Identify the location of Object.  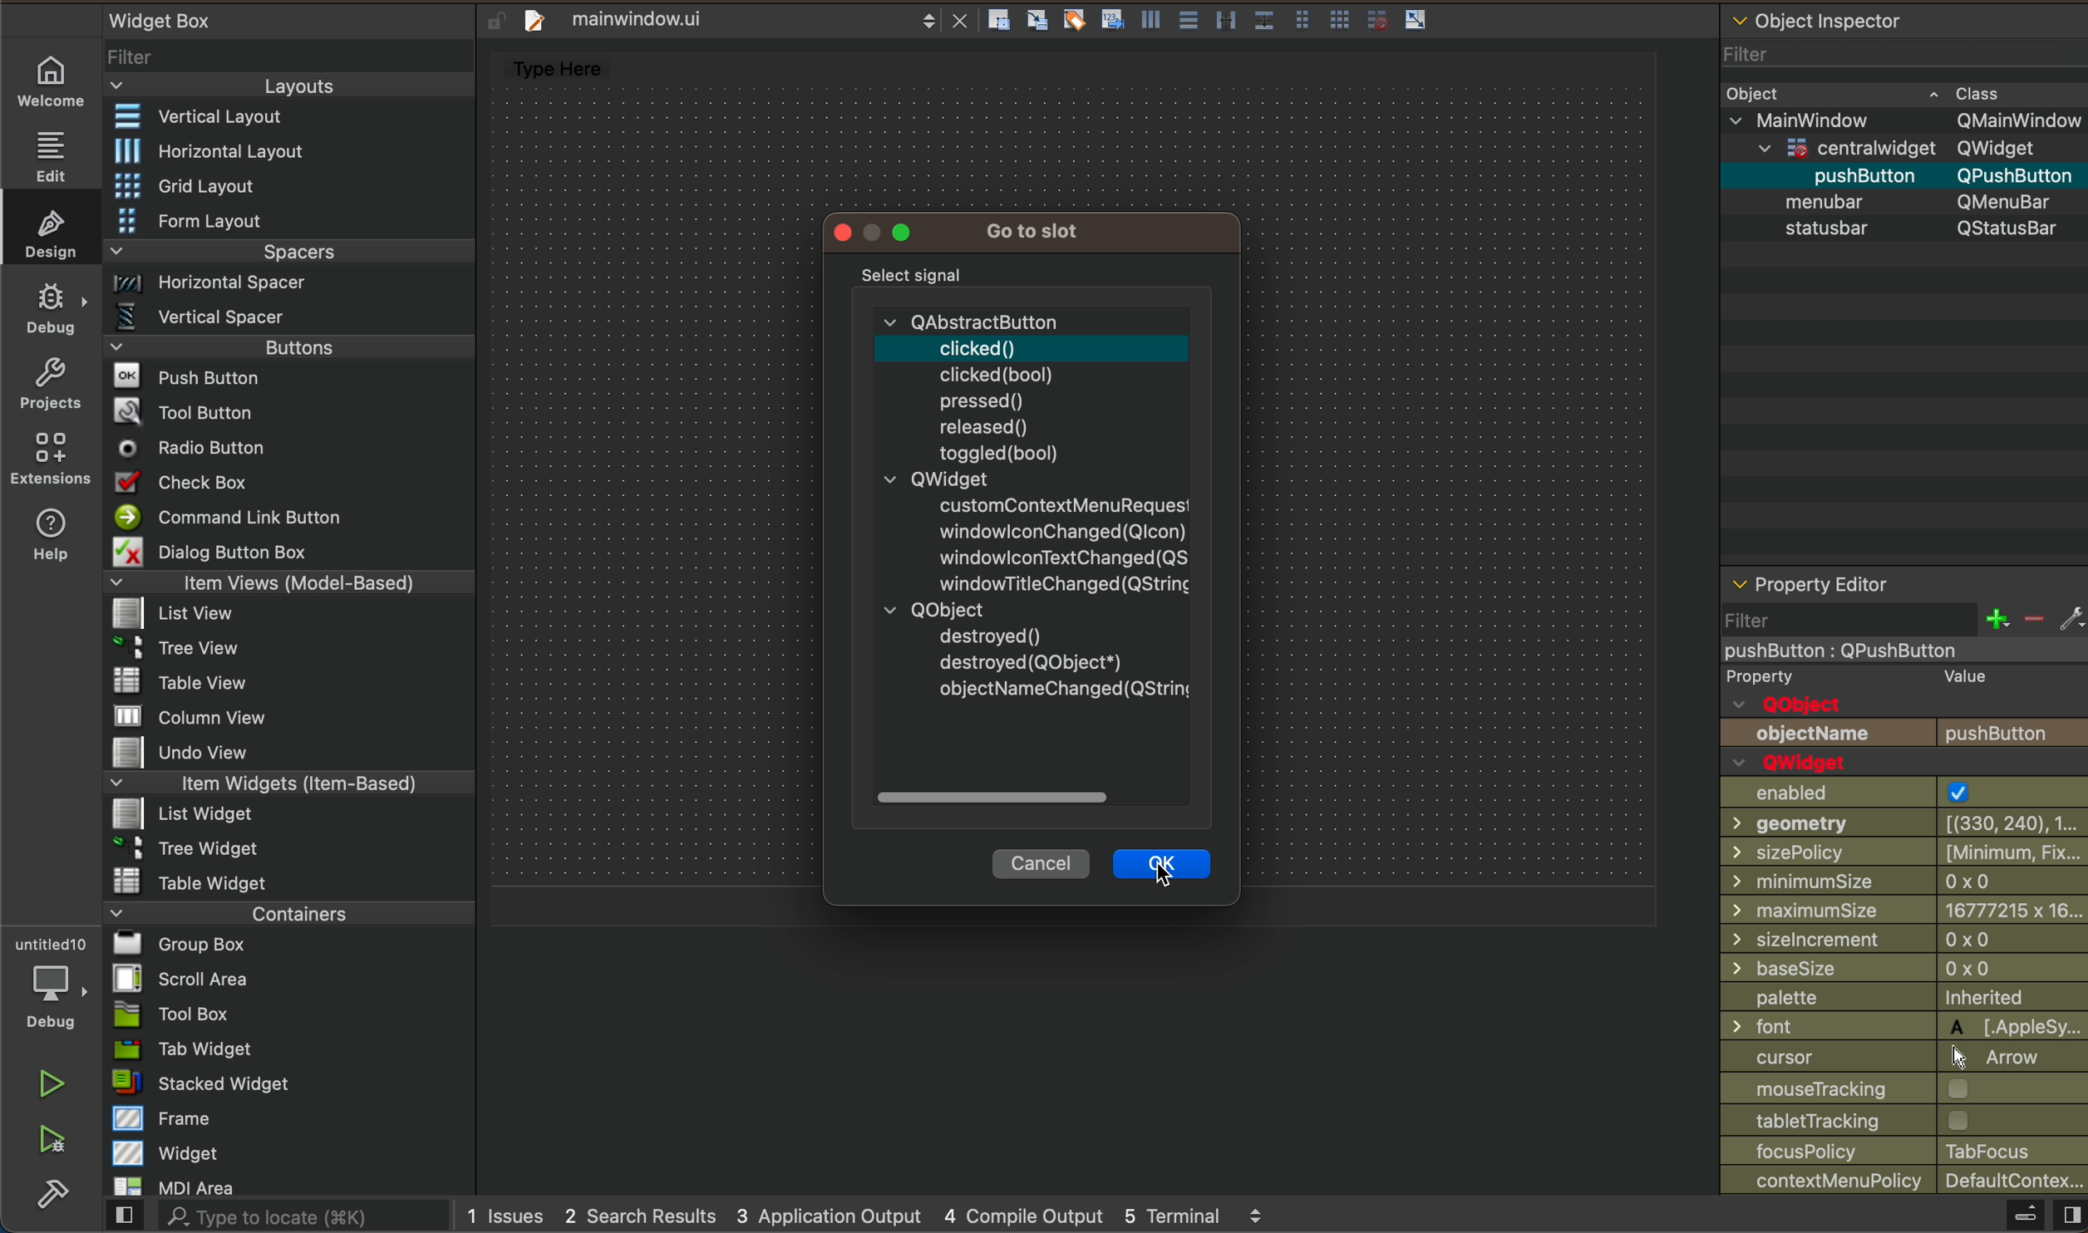
(1756, 94).